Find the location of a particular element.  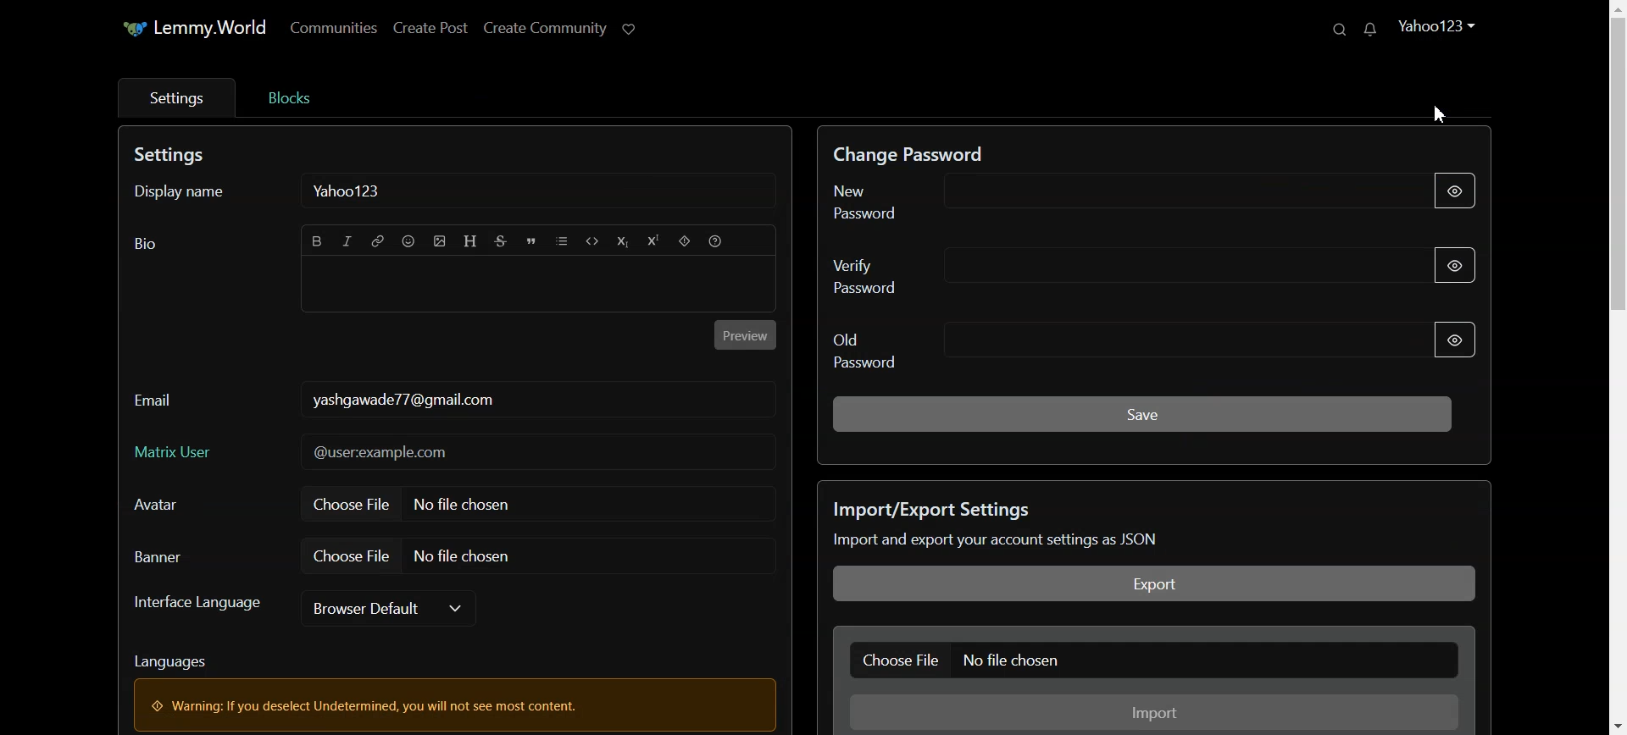

Hyperlink is located at coordinates (379, 240).